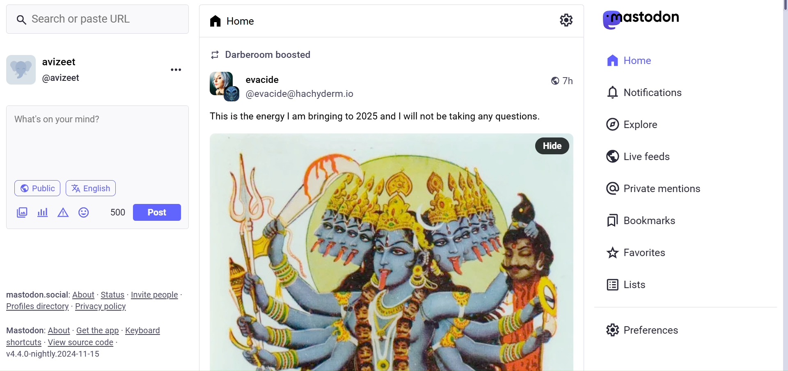 This screenshot has width=788, height=371. I want to click on Post, so click(158, 212).